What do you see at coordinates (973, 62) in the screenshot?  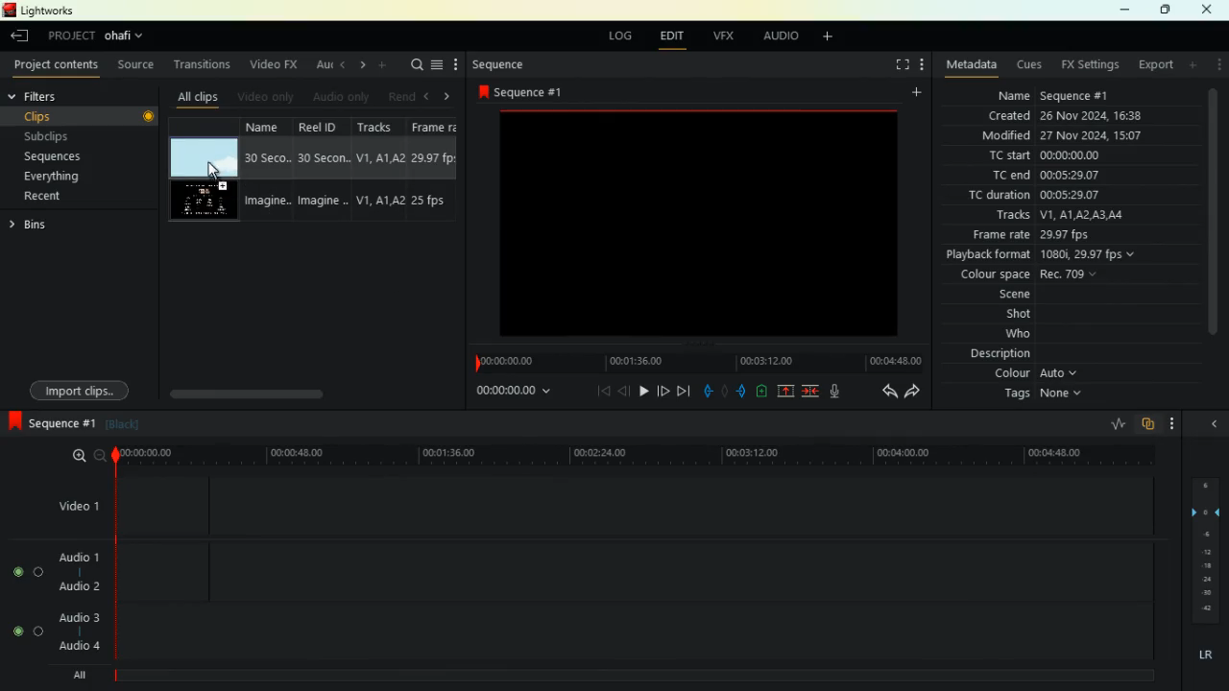 I see `metadata` at bounding box center [973, 62].